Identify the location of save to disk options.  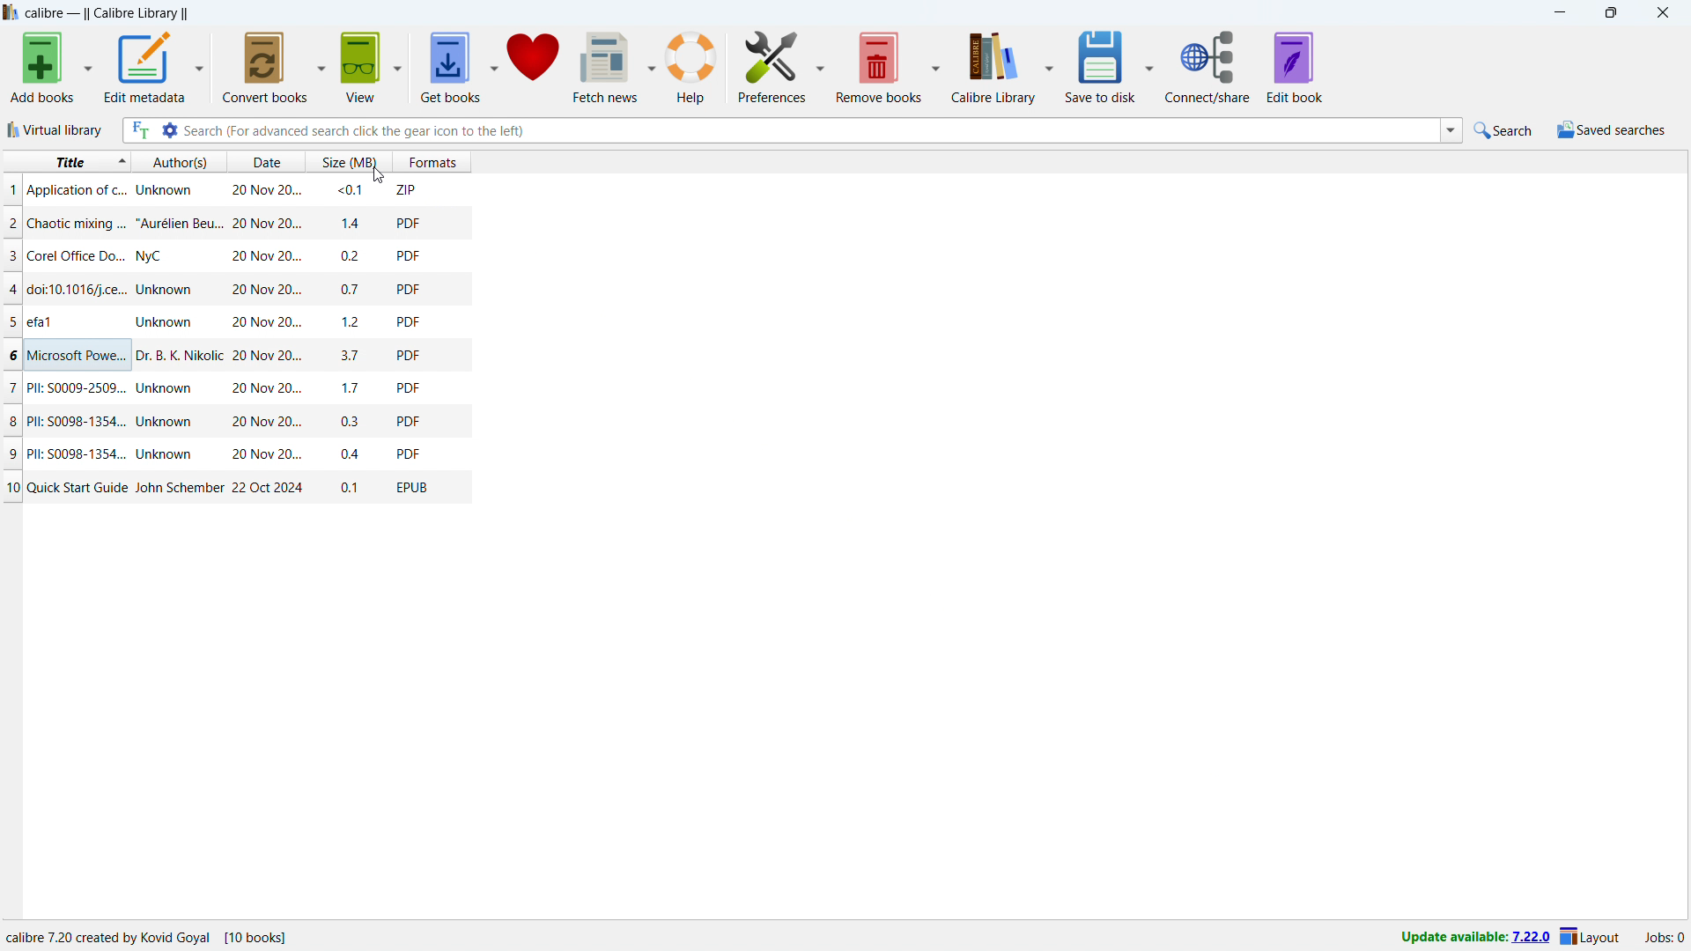
(937, 66).